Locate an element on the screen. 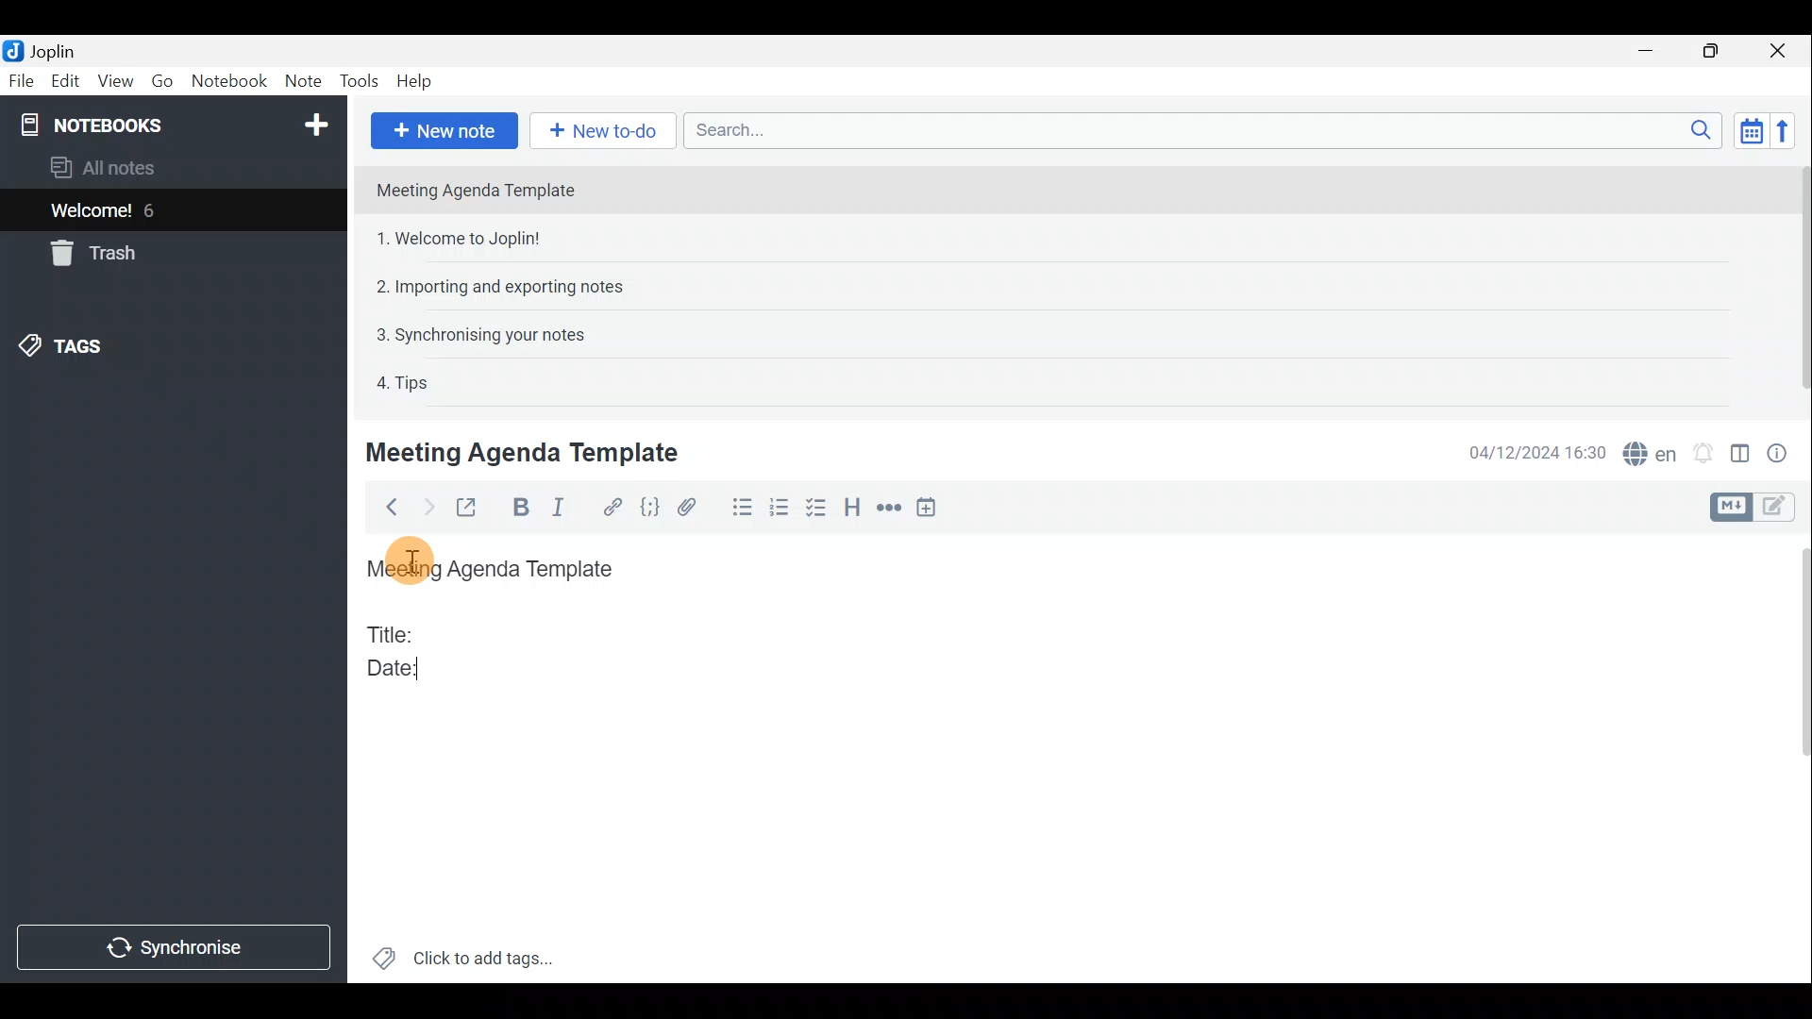 The height and width of the screenshot is (1019, 1812). Date: is located at coordinates (409, 665).